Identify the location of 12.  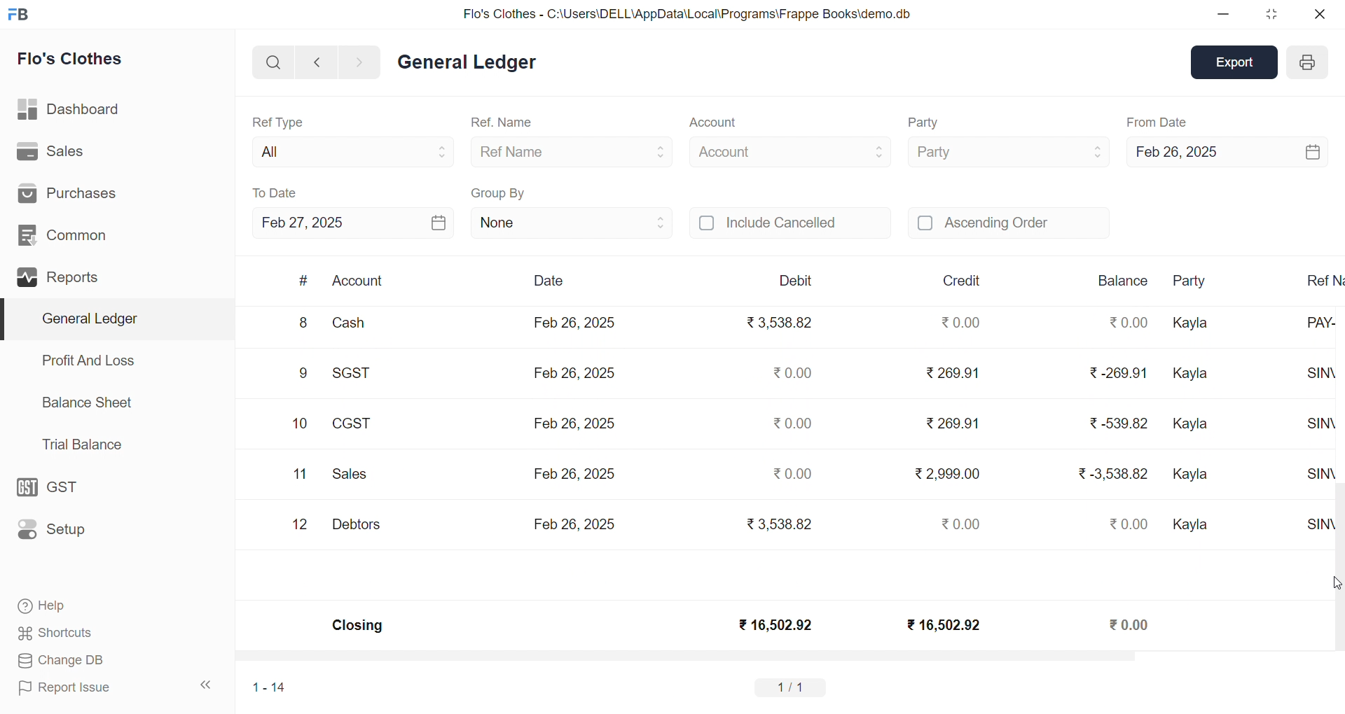
(302, 525).